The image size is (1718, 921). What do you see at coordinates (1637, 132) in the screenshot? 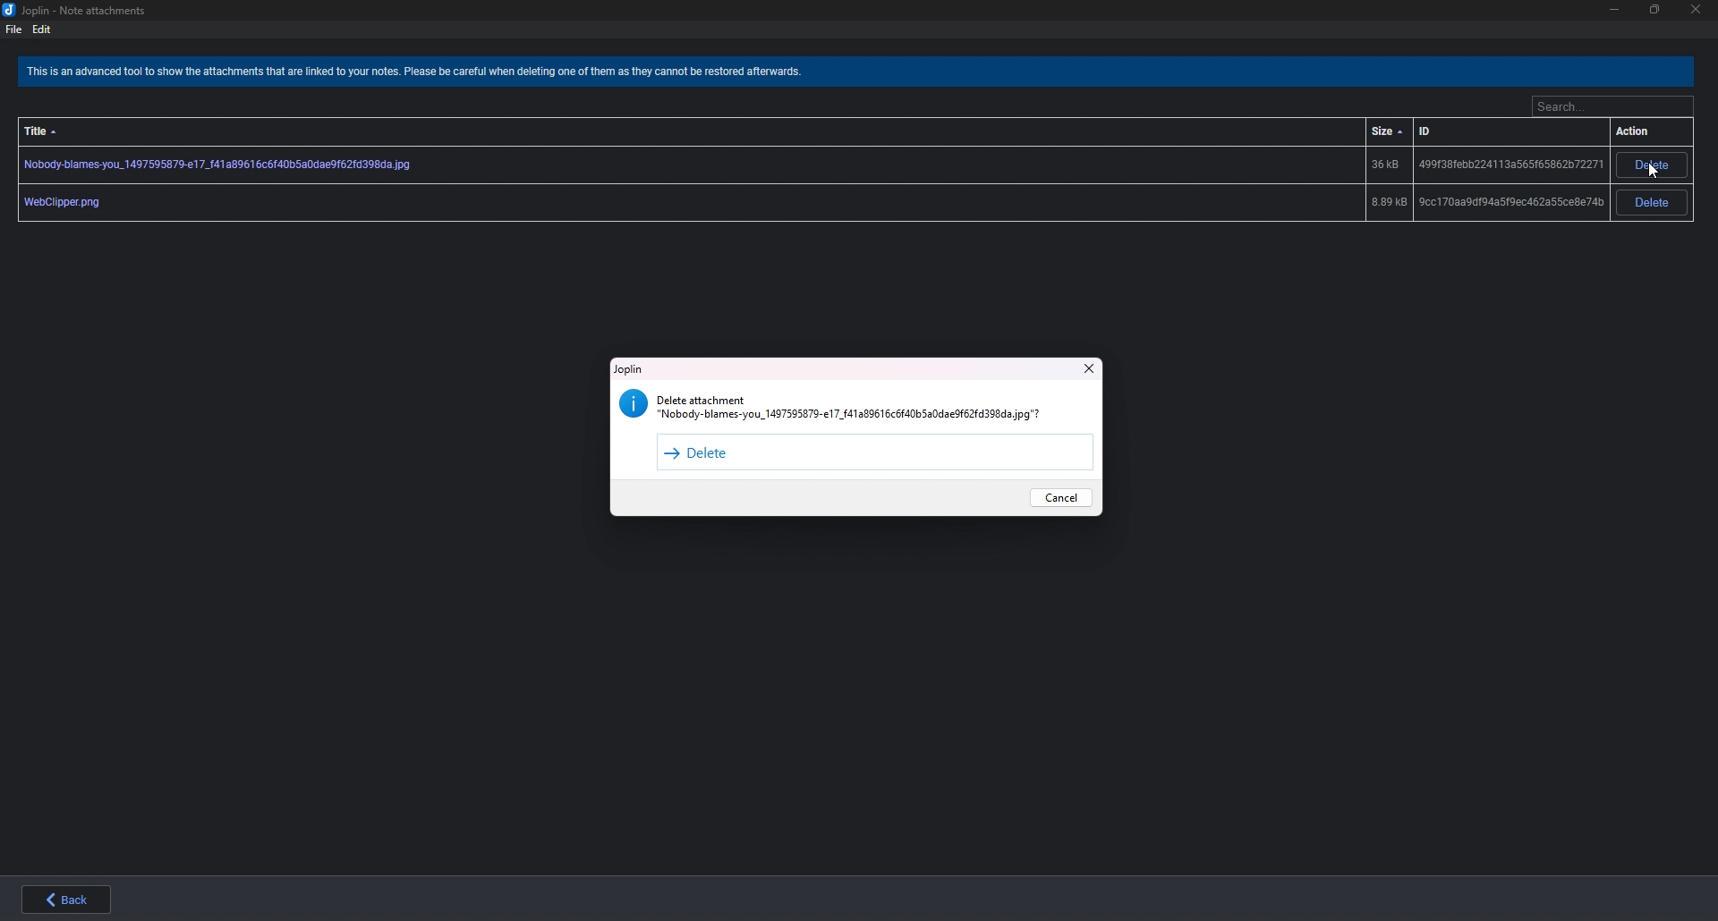
I see `action` at bounding box center [1637, 132].